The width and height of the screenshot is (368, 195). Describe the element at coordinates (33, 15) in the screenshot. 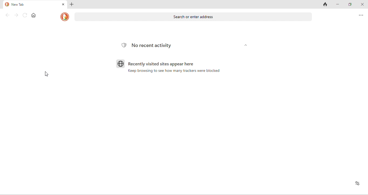

I see `home` at that location.